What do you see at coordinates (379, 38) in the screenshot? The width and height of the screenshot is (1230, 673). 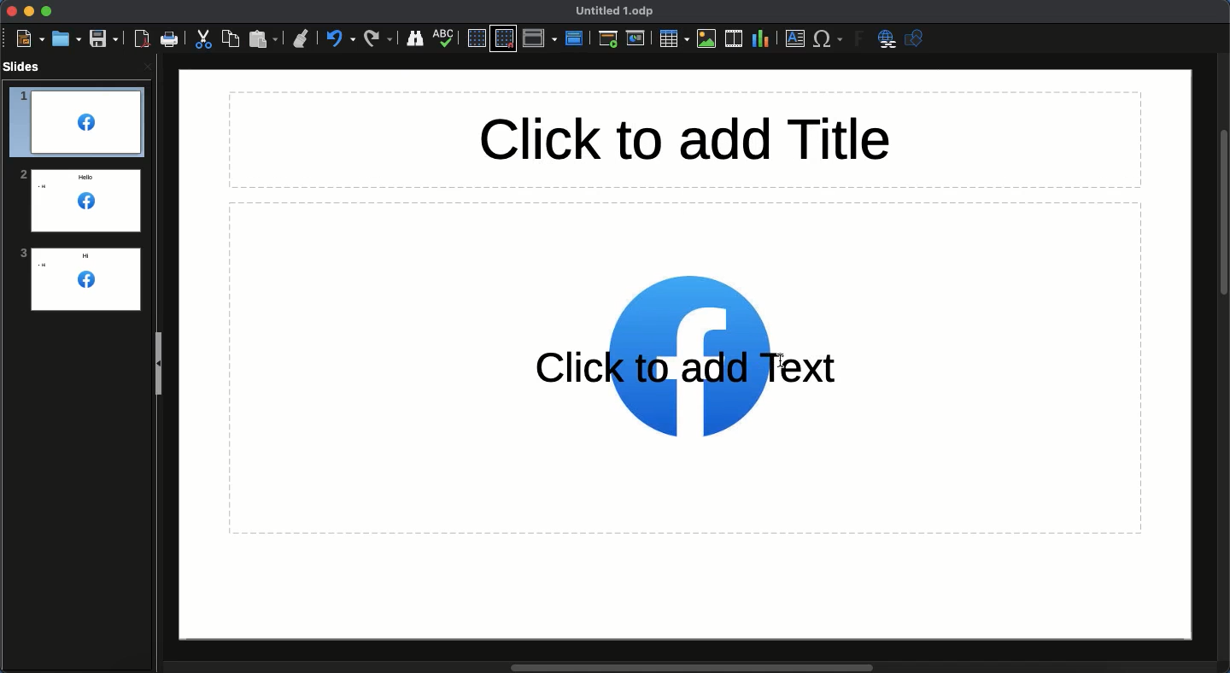 I see `Redo` at bounding box center [379, 38].